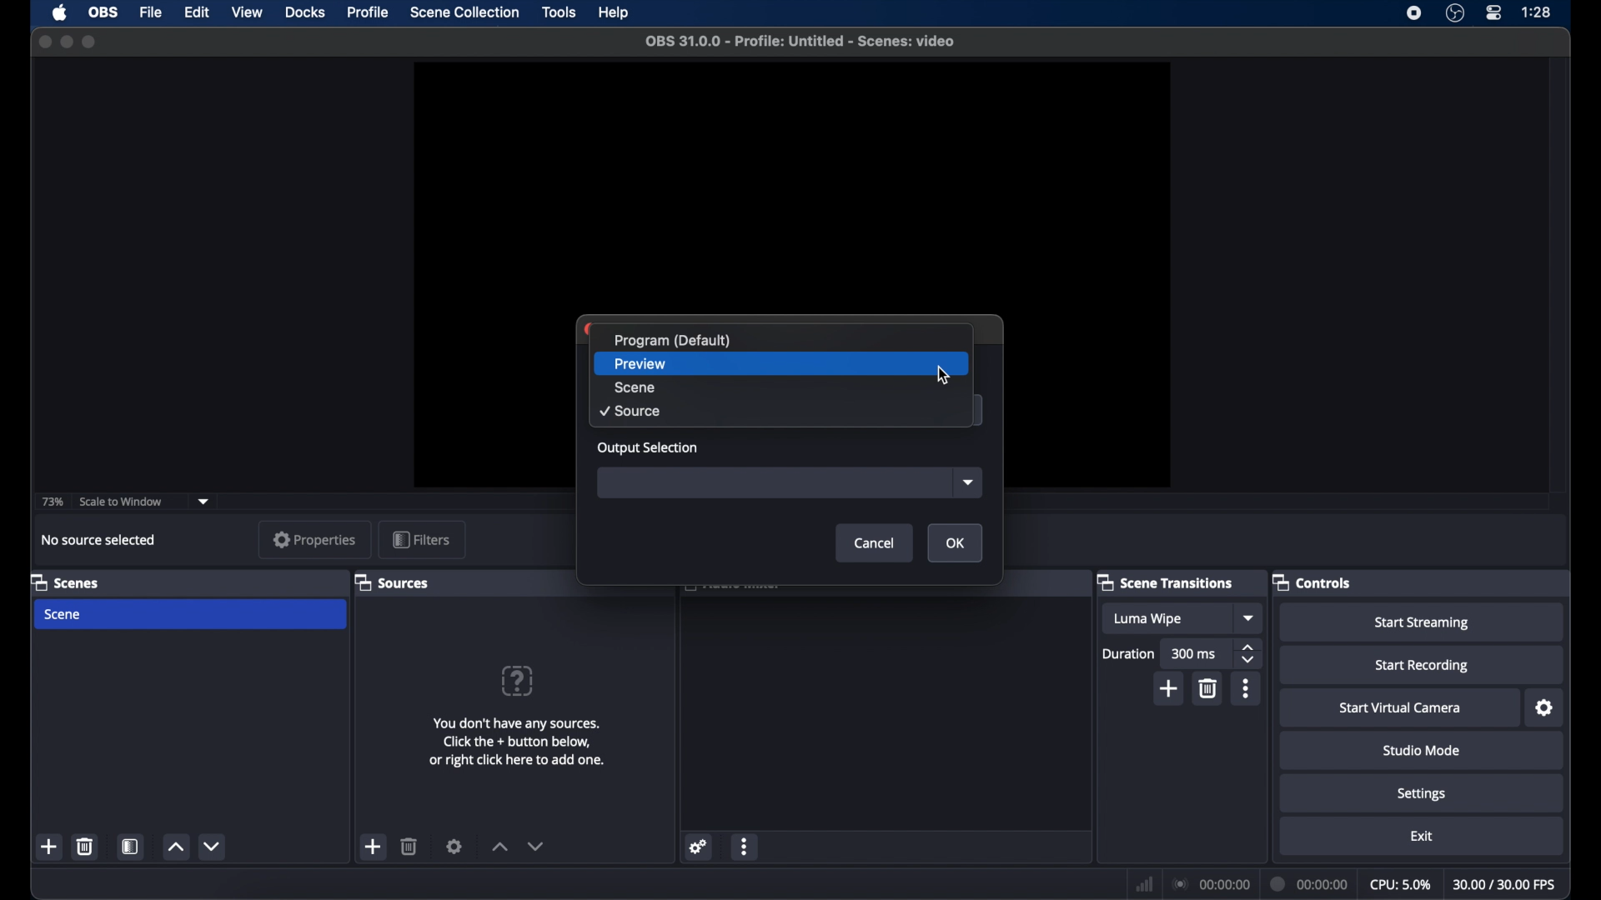 The height and width of the screenshot is (900, 1601). What do you see at coordinates (1210, 689) in the screenshot?
I see `delete` at bounding box center [1210, 689].